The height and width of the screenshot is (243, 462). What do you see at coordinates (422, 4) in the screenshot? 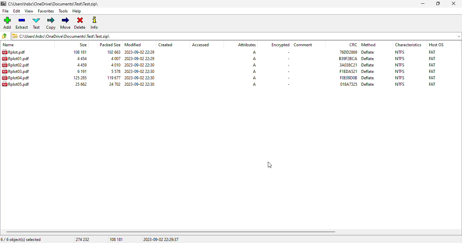
I see `minimize` at bounding box center [422, 4].